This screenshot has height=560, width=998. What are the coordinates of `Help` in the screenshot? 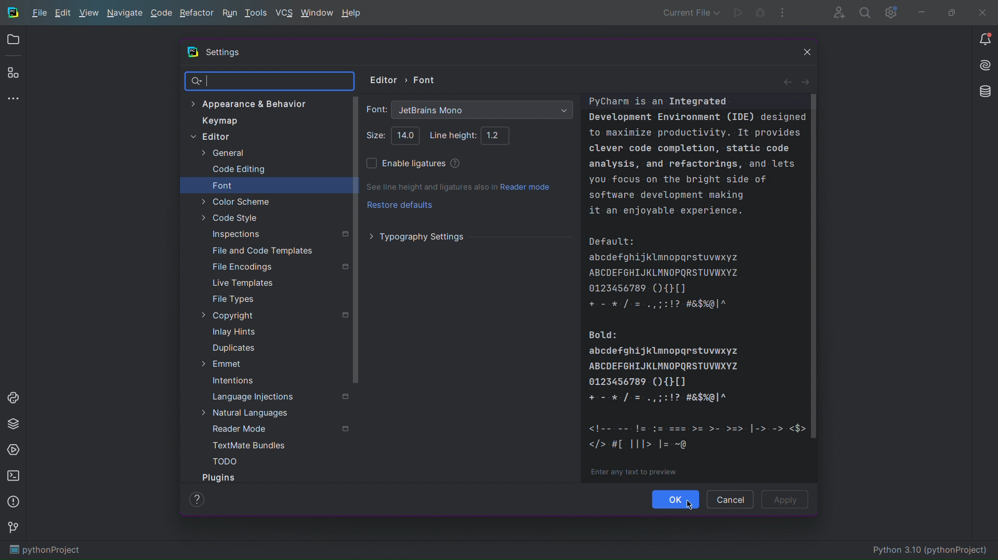 It's located at (457, 163).